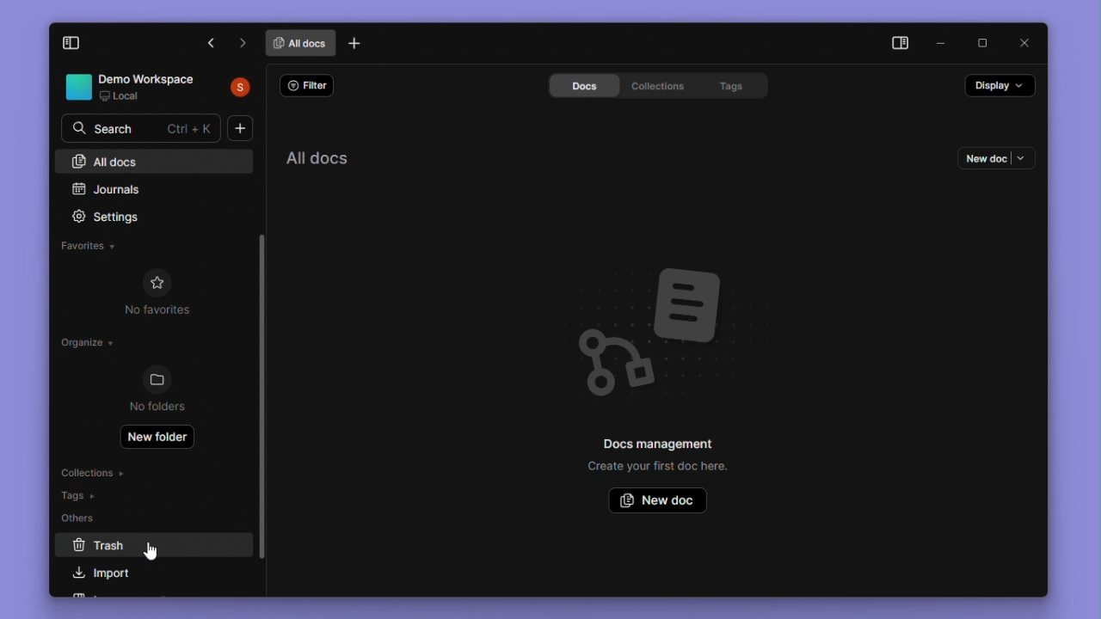 The image size is (1101, 619). I want to click on Minimise, so click(946, 42).